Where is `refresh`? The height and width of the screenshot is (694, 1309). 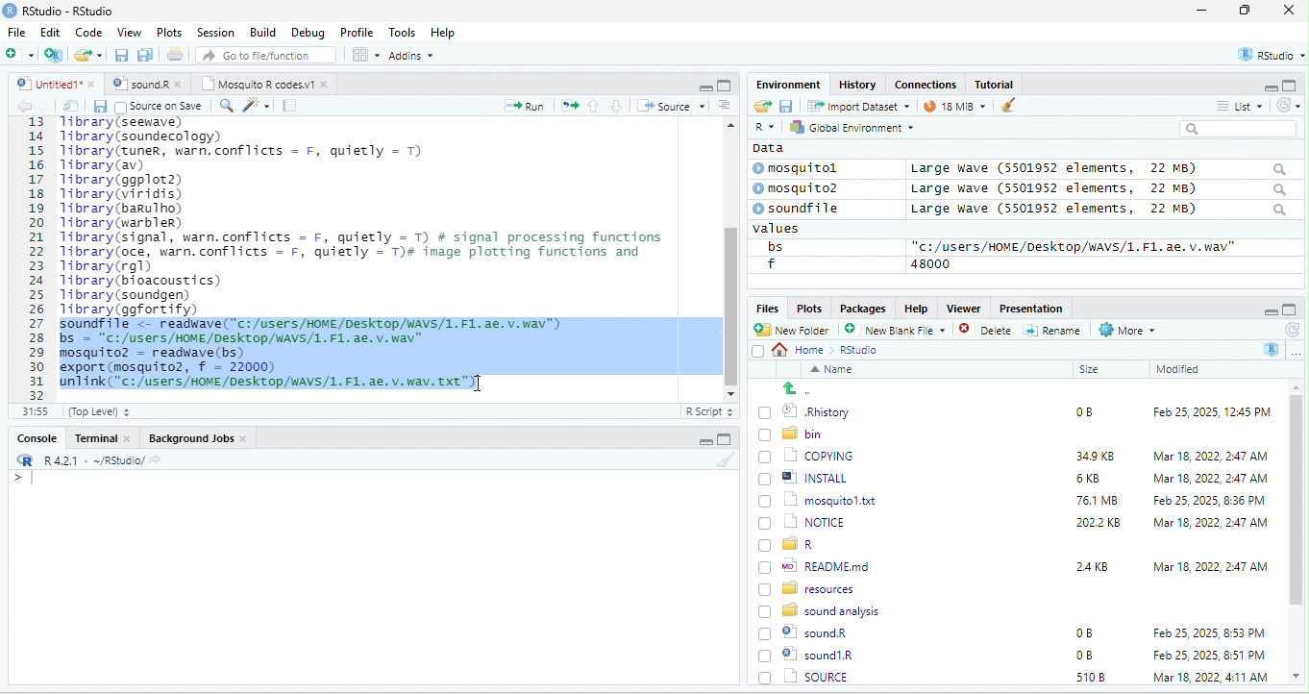
refresh is located at coordinates (1285, 105).